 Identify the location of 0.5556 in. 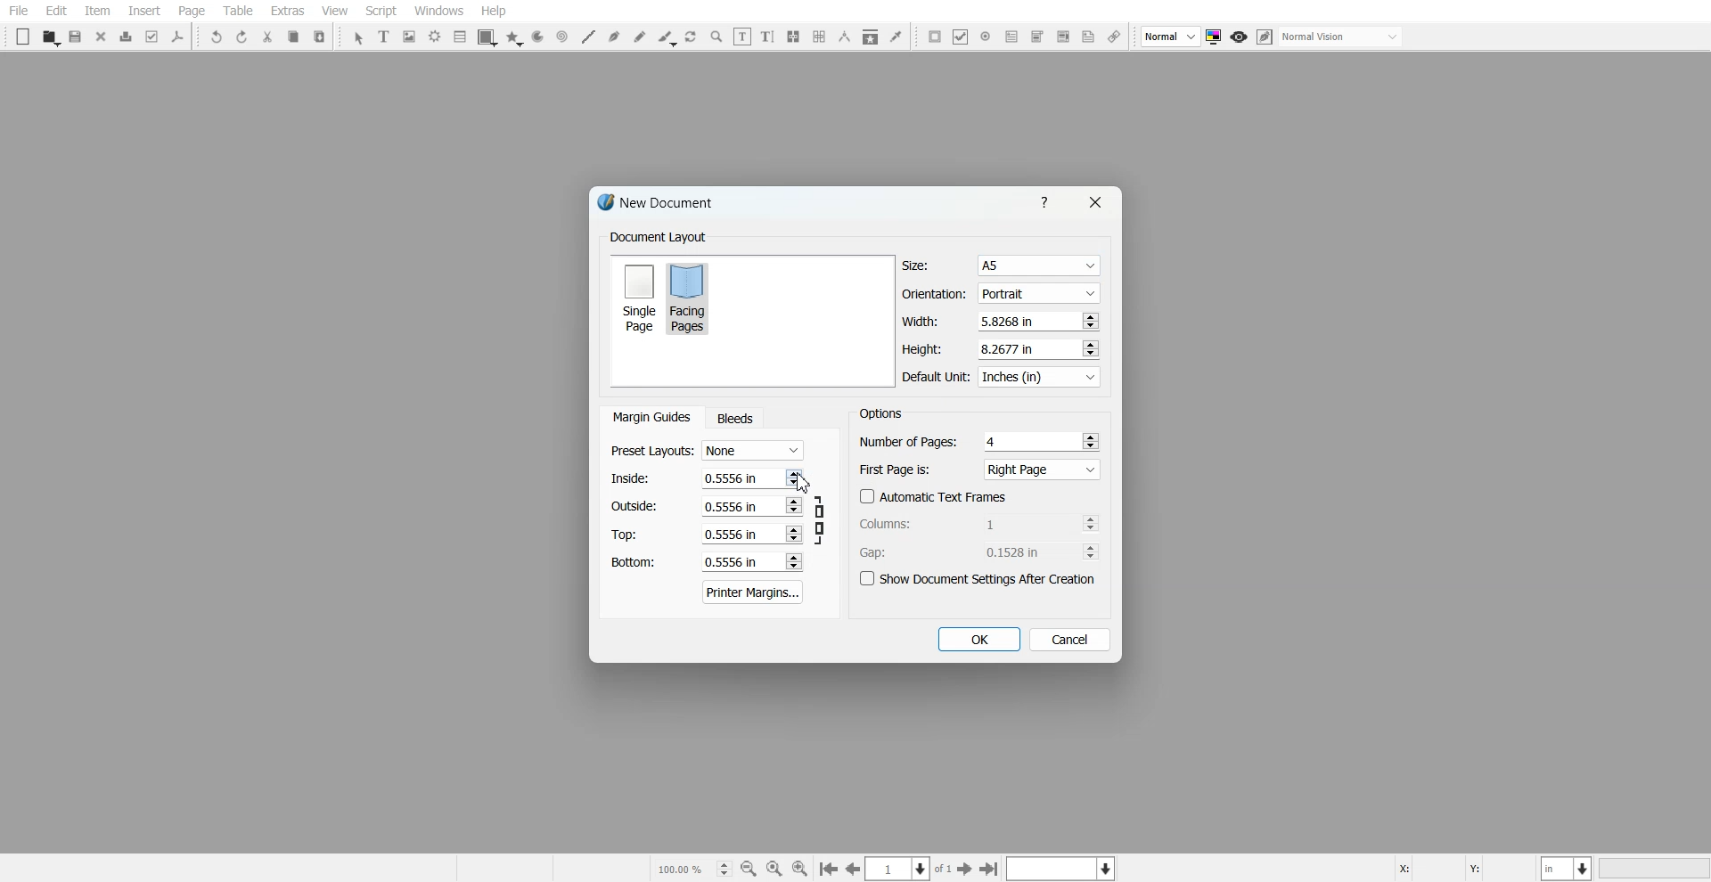
(728, 505).